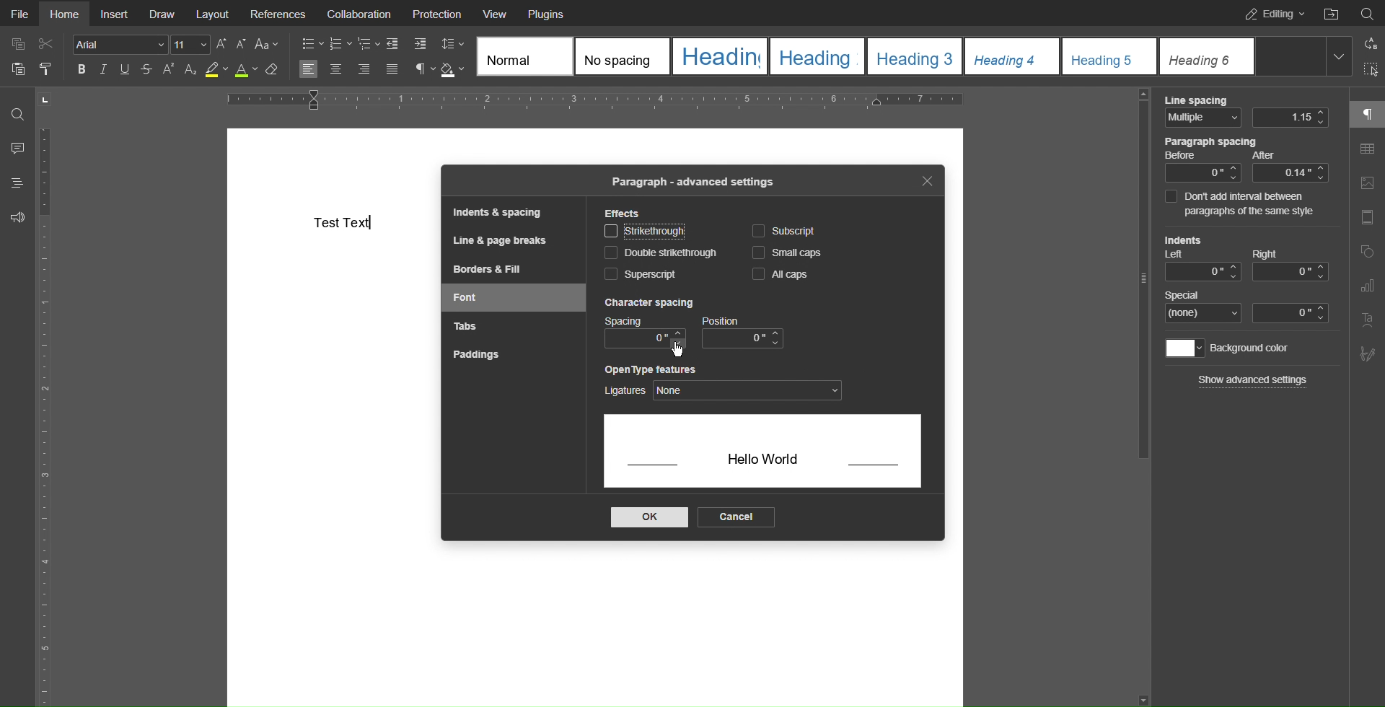  Describe the element at coordinates (452, 43) in the screenshot. I see `Line Spacing` at that location.